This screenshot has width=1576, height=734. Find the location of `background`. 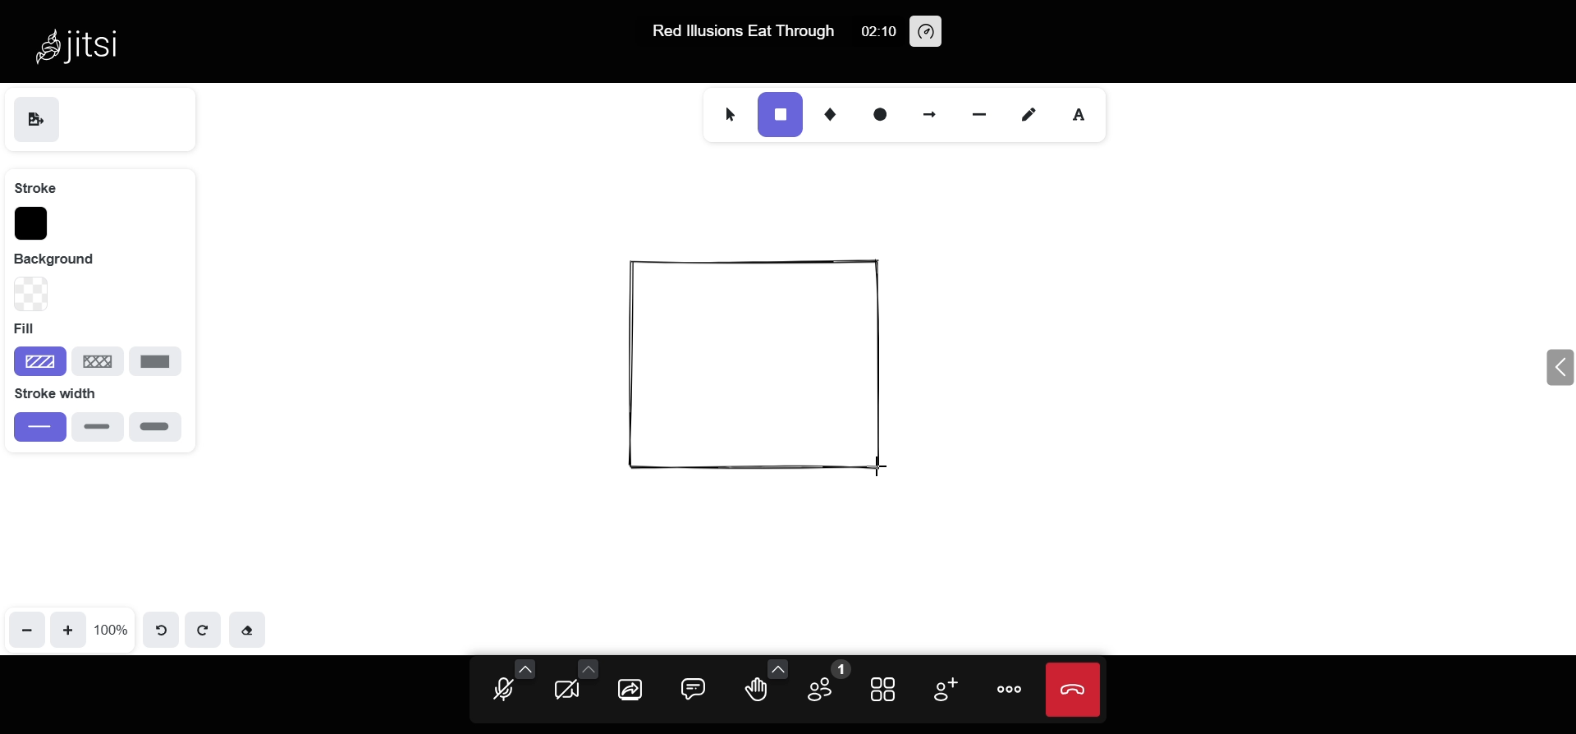

background is located at coordinates (67, 258).